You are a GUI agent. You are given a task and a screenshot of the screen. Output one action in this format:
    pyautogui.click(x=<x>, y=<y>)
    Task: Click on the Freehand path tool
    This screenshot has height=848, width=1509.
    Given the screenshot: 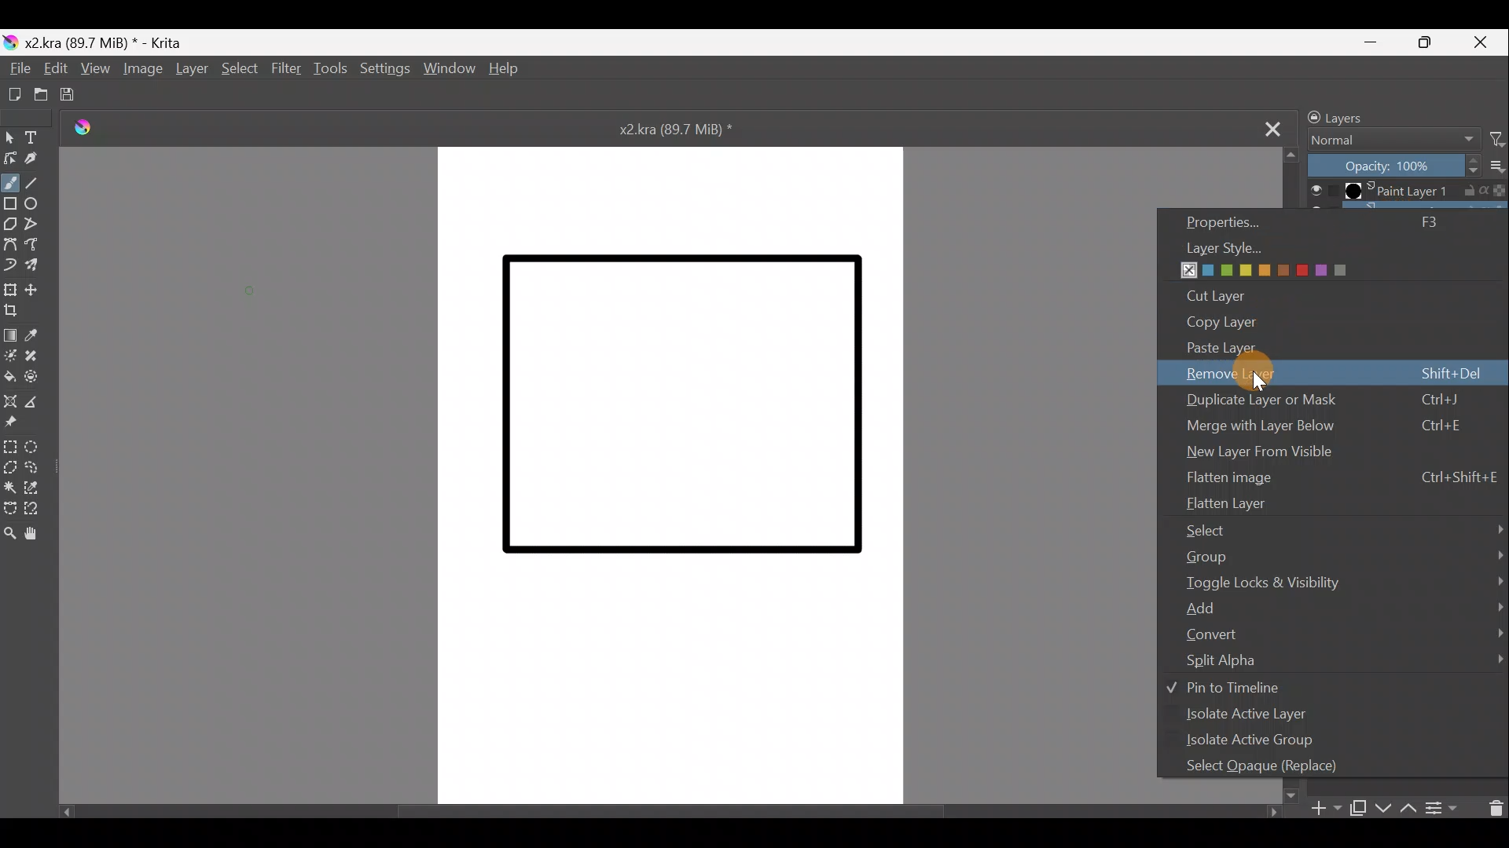 What is the action you would take?
    pyautogui.click(x=35, y=246)
    